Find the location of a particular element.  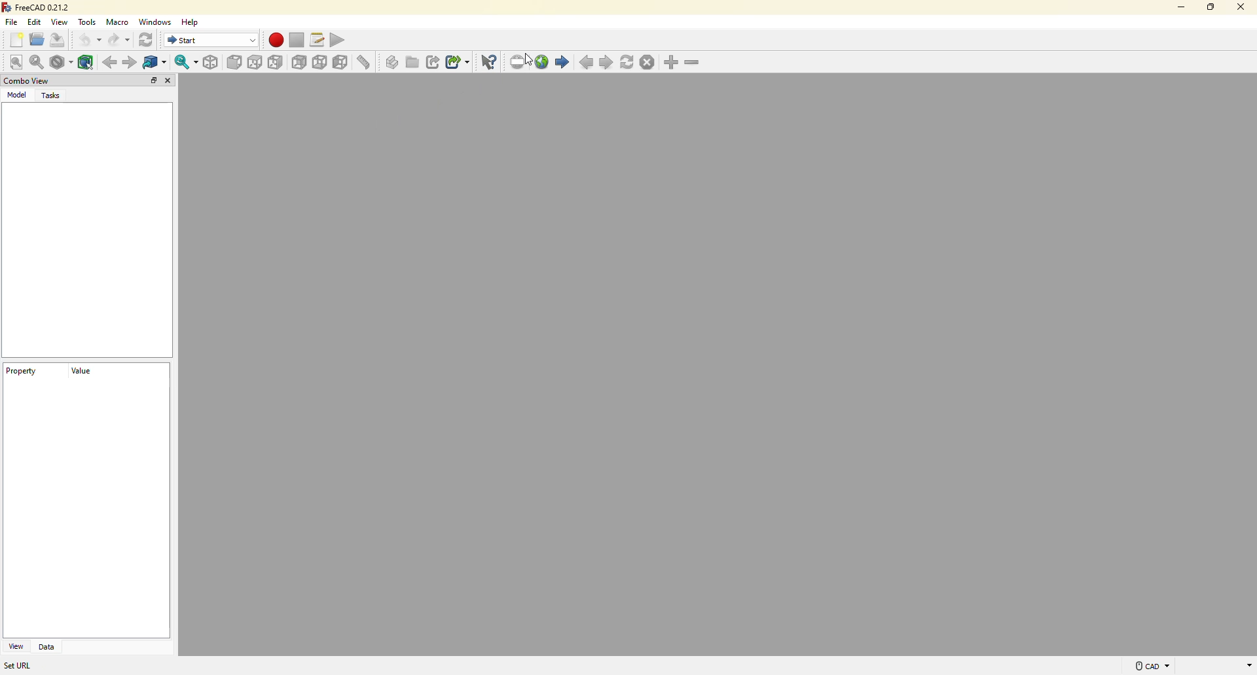

sync view is located at coordinates (185, 62).